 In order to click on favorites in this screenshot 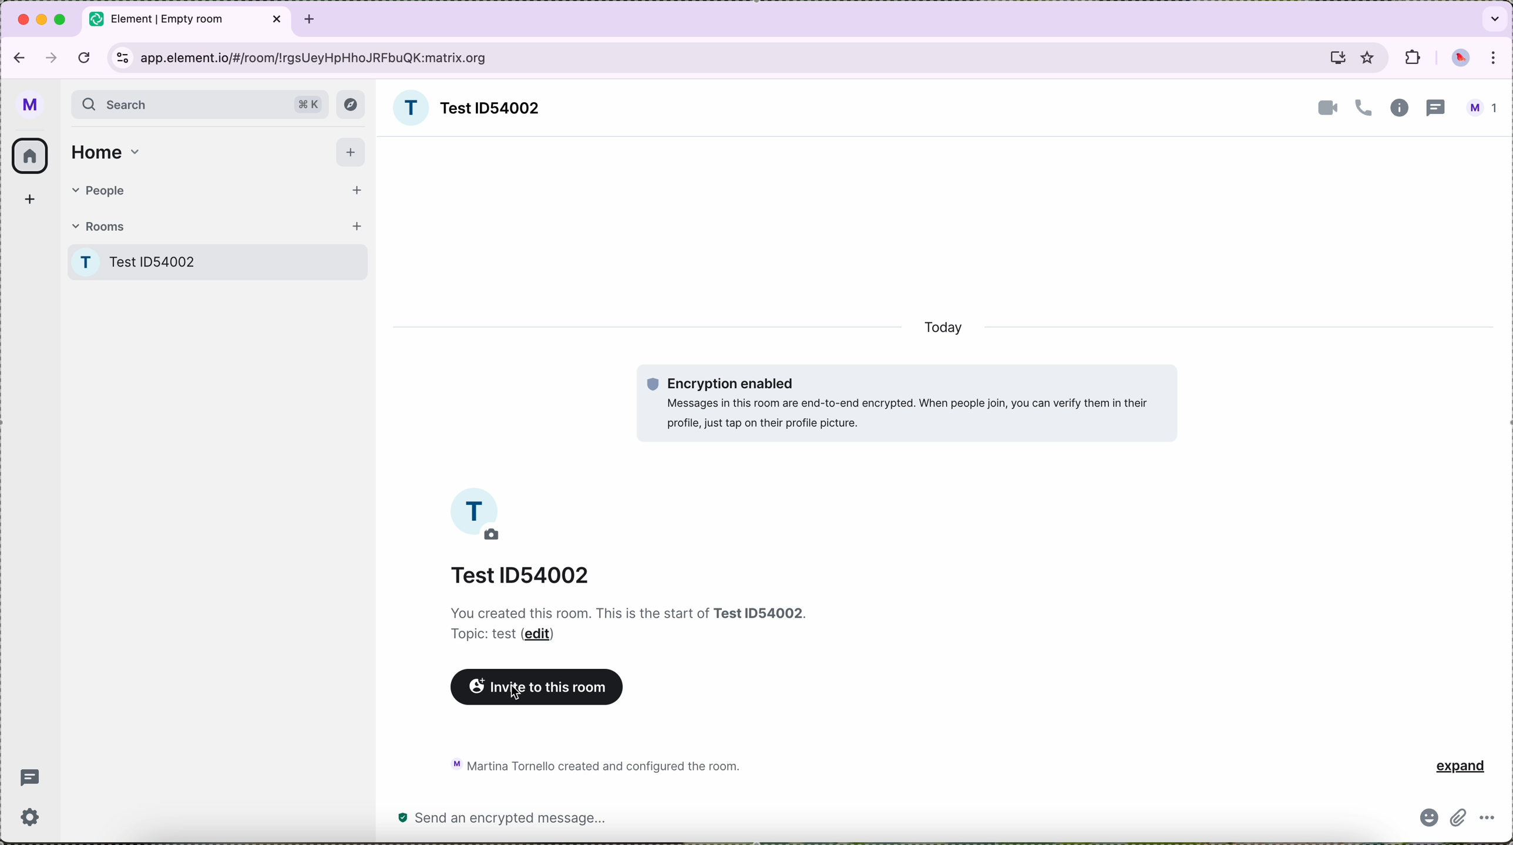, I will do `click(1367, 58)`.